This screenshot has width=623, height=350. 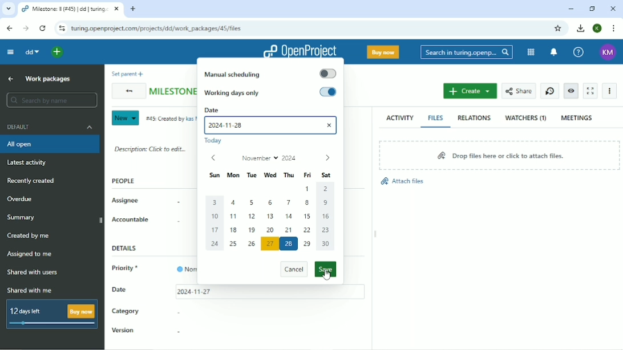 I want to click on Search by name, so click(x=51, y=100).